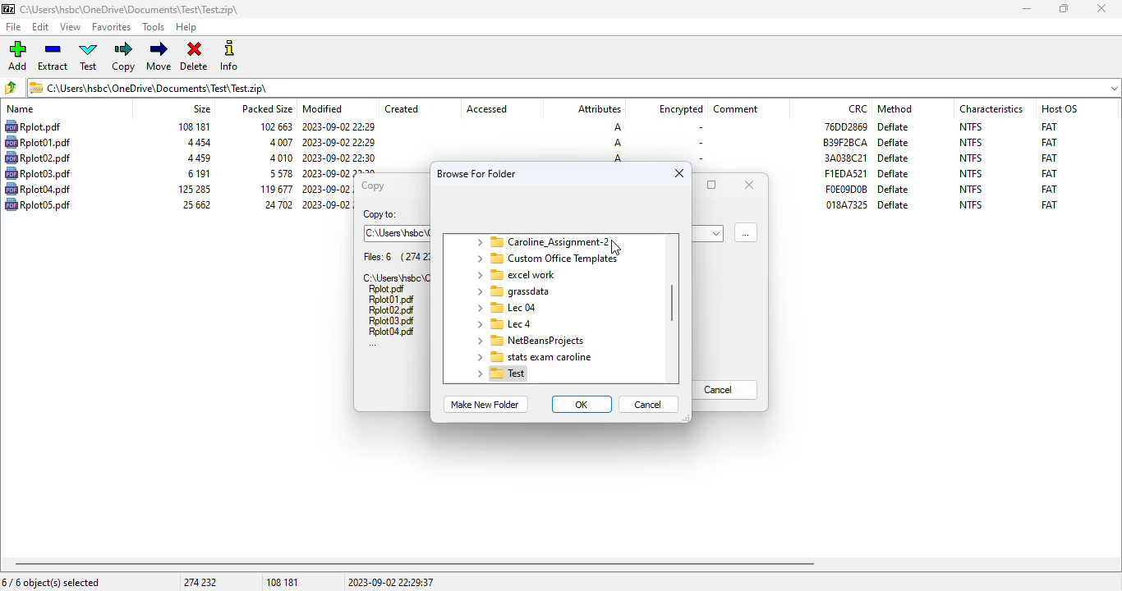 This screenshot has height=591, width=1122. I want to click on A, so click(618, 143).